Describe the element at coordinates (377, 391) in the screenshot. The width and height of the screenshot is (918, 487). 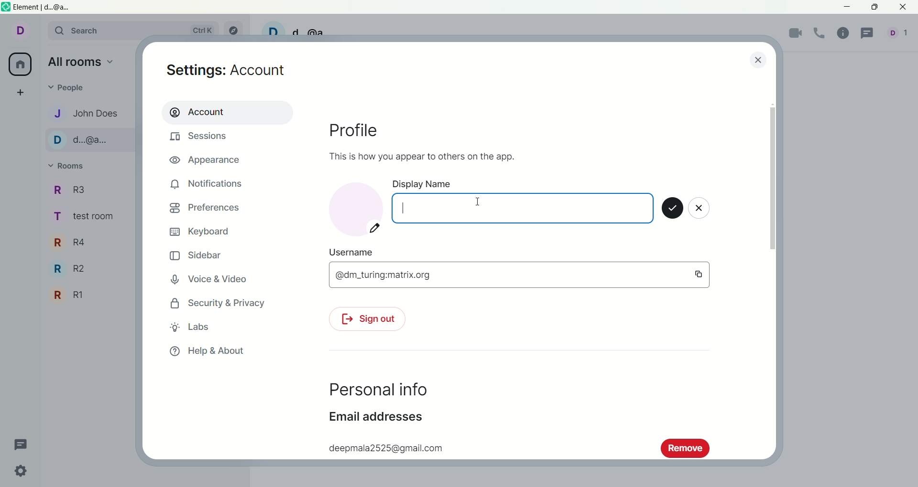
I see `personal info` at that location.